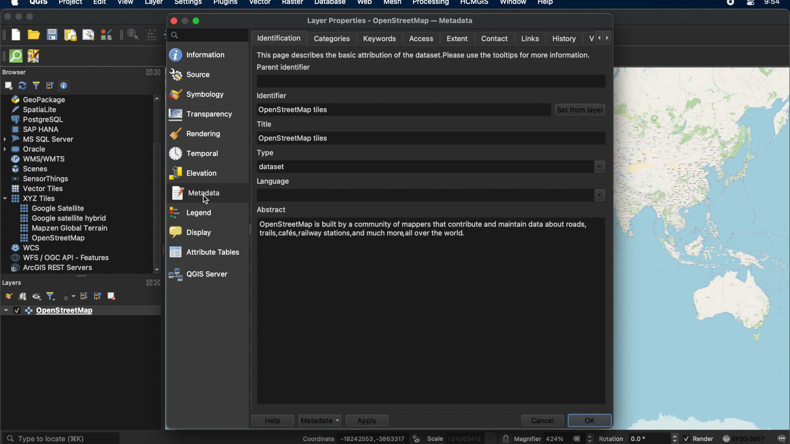  Describe the element at coordinates (52, 238) in the screenshot. I see `open street map` at that location.